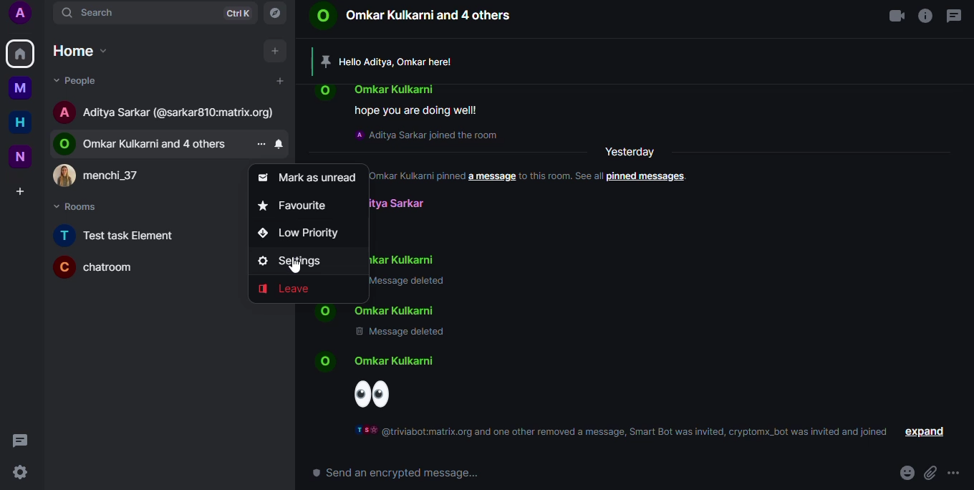 This screenshot has height=490, width=974. I want to click on leave, so click(291, 290).